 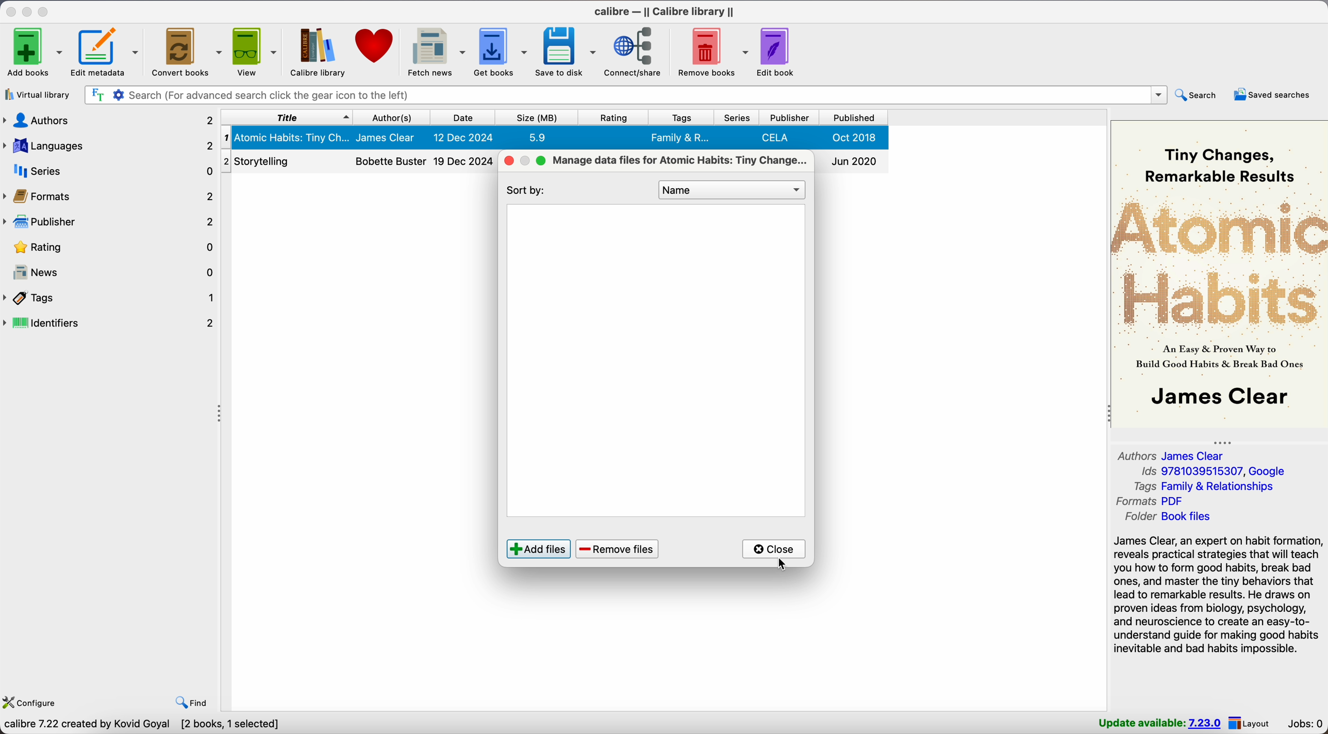 I want to click on saved searches, so click(x=1274, y=95).